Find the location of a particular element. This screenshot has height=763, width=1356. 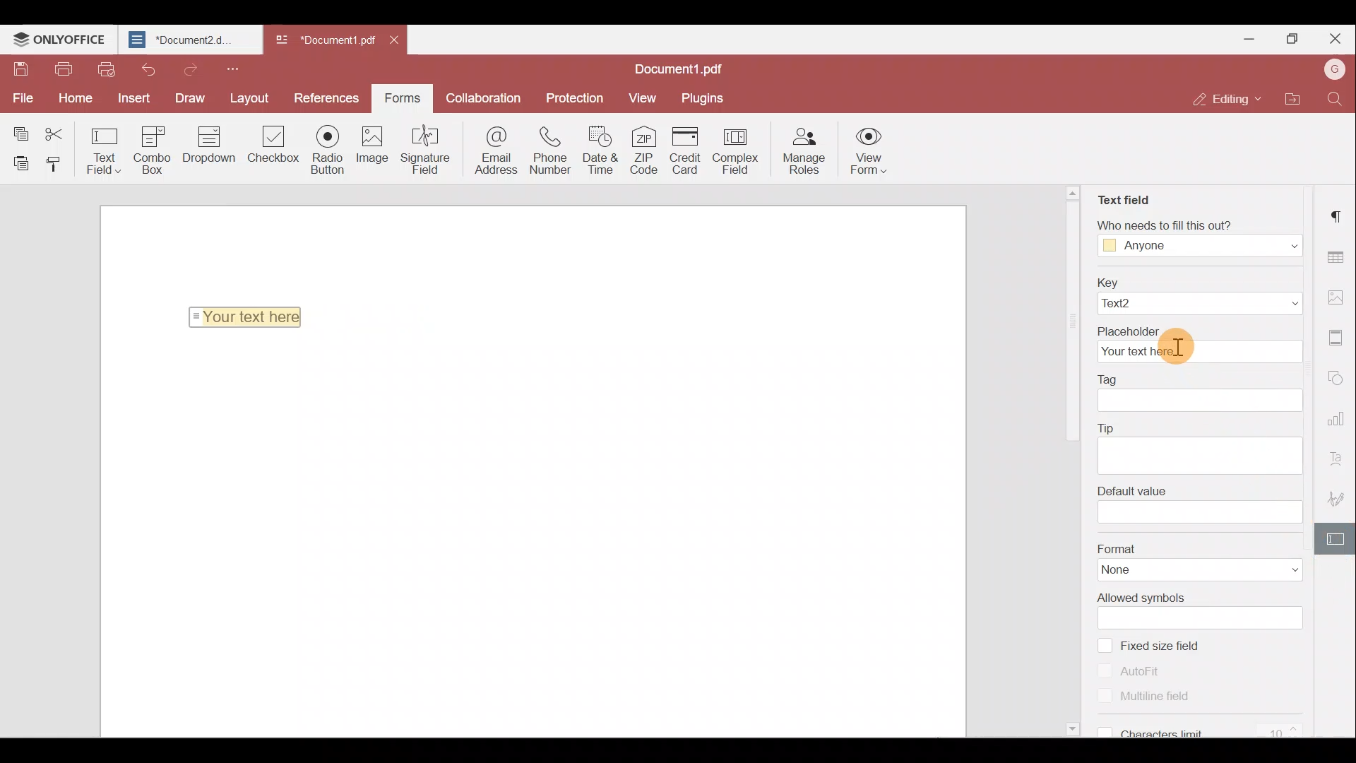

Date & time is located at coordinates (600, 153).